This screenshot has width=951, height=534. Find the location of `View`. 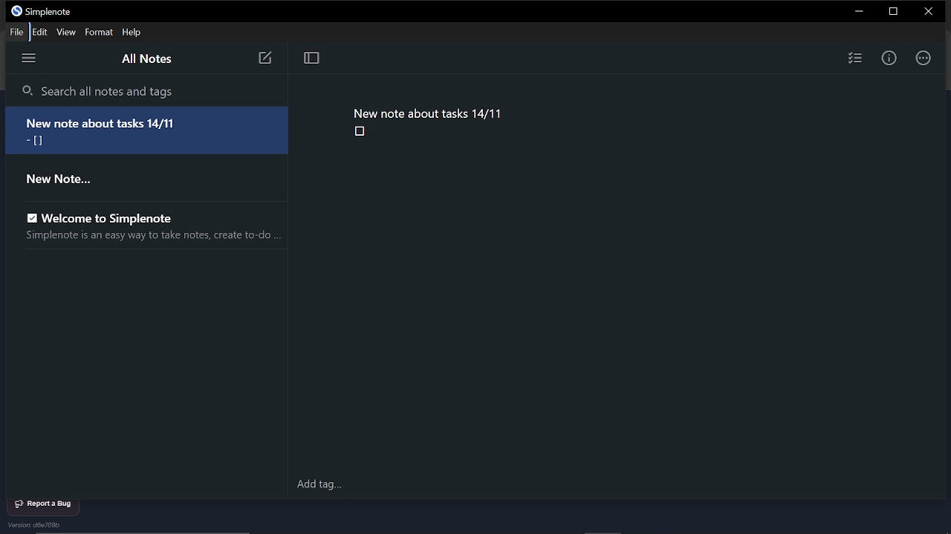

View is located at coordinates (68, 33).